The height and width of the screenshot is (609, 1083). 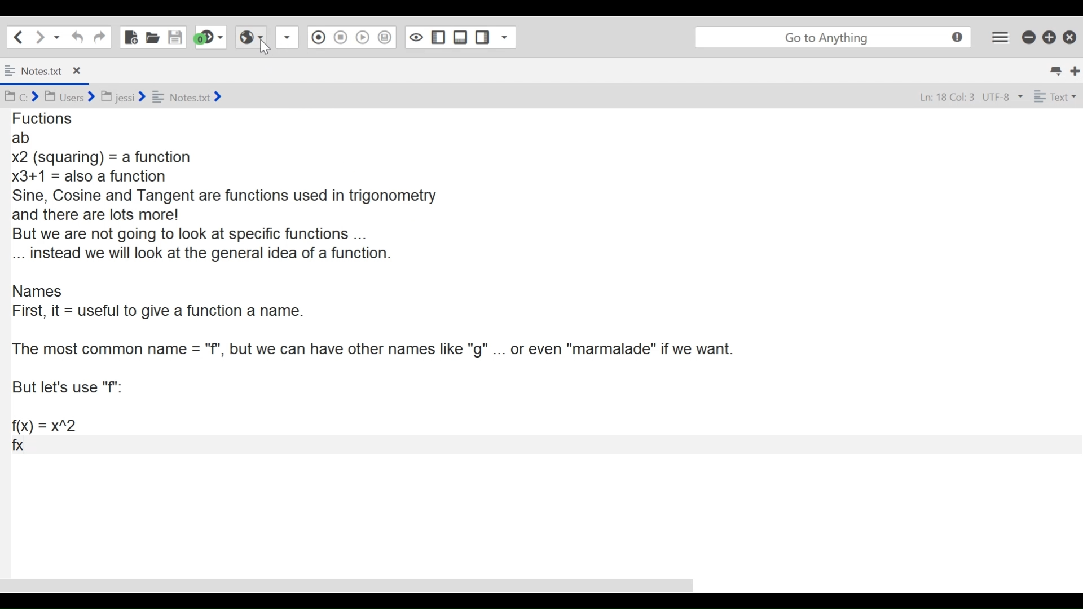 What do you see at coordinates (77, 37) in the screenshot?
I see `Redo the last action` at bounding box center [77, 37].